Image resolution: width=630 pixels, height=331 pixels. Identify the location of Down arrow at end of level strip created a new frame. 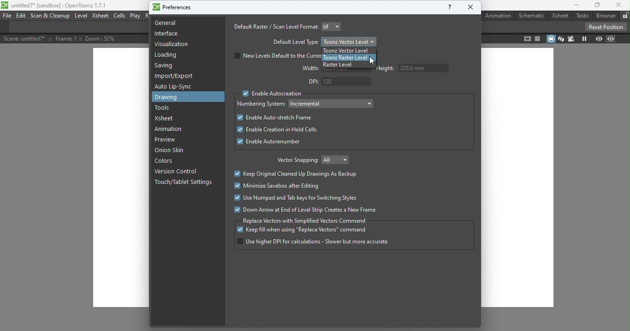
(311, 210).